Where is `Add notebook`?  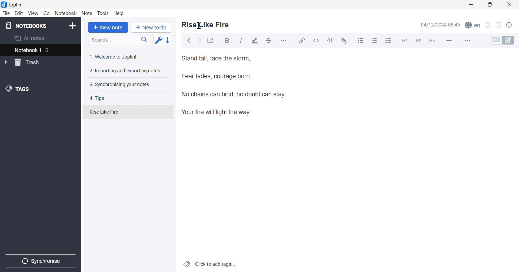
Add notebook is located at coordinates (73, 25).